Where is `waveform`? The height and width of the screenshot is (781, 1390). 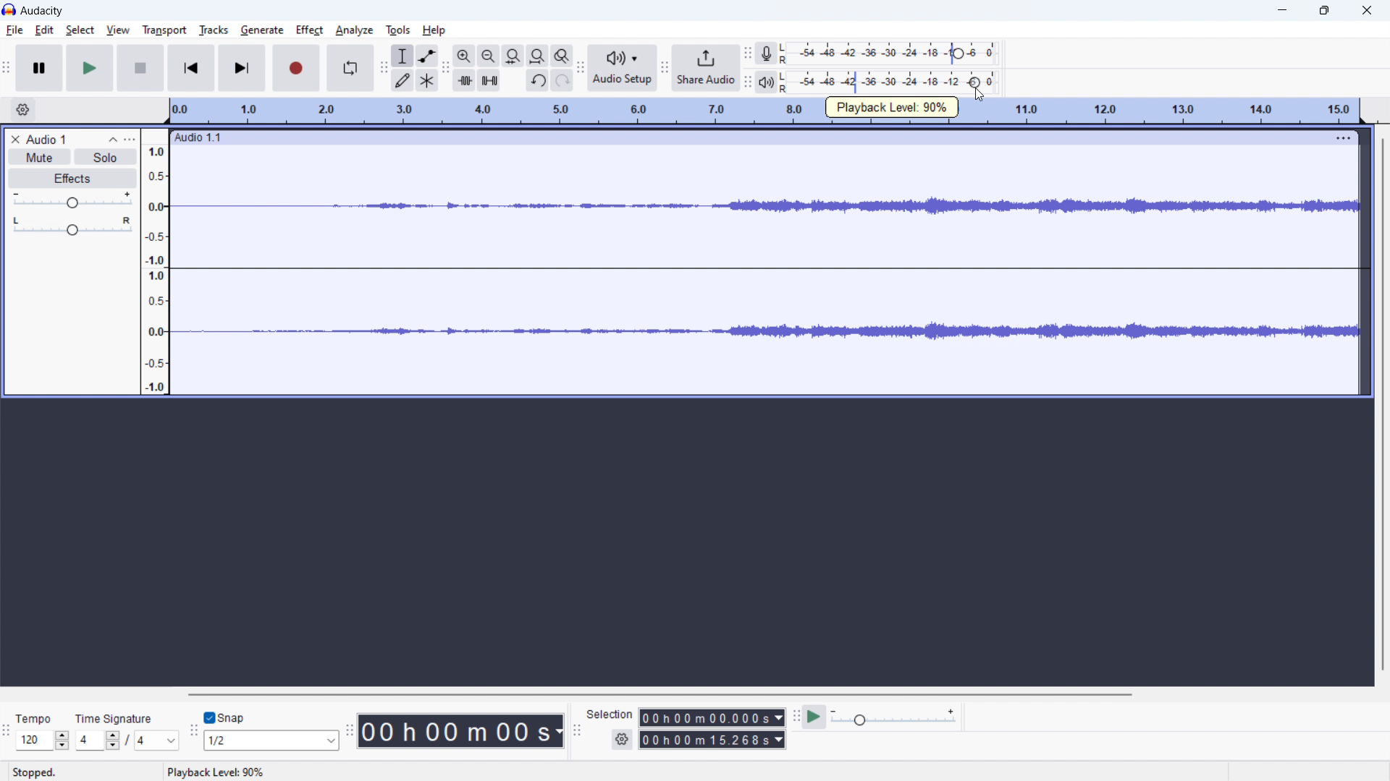 waveform is located at coordinates (766, 333).